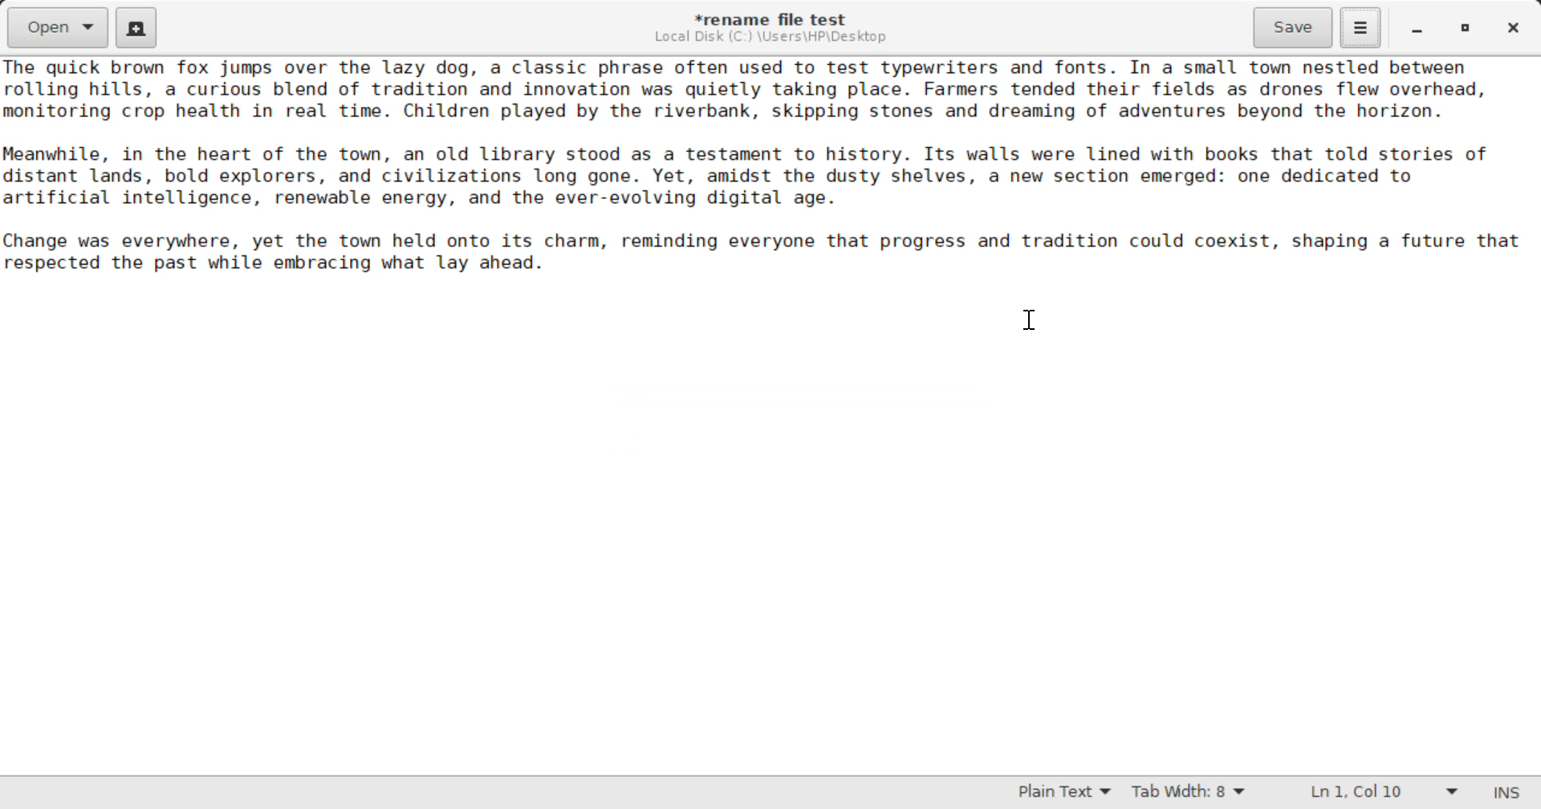 Image resolution: width=1541 pixels, height=809 pixels. What do you see at coordinates (1380, 791) in the screenshot?
I see `Line & Character Count Changed after Replace Action ` at bounding box center [1380, 791].